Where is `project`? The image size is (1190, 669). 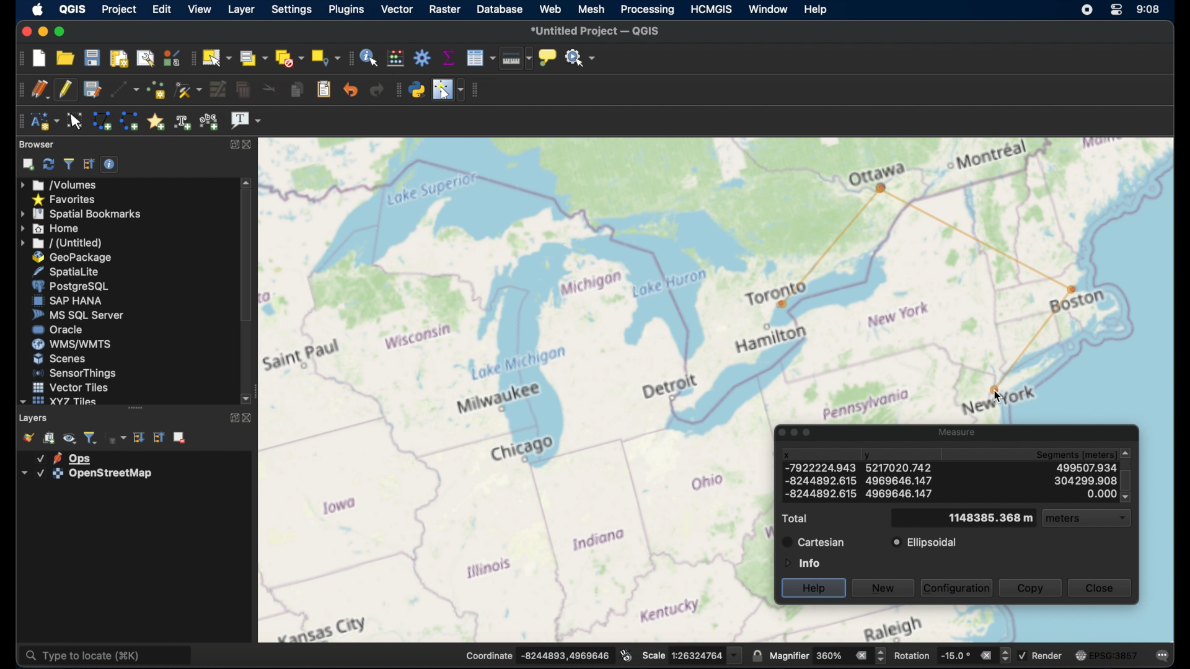 project is located at coordinates (120, 9).